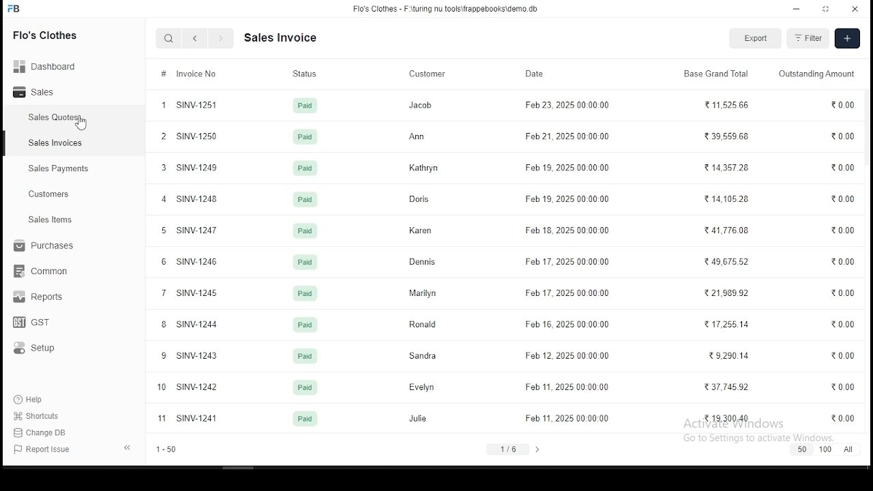 The width and height of the screenshot is (873, 491). I want to click on Ronald, so click(425, 326).